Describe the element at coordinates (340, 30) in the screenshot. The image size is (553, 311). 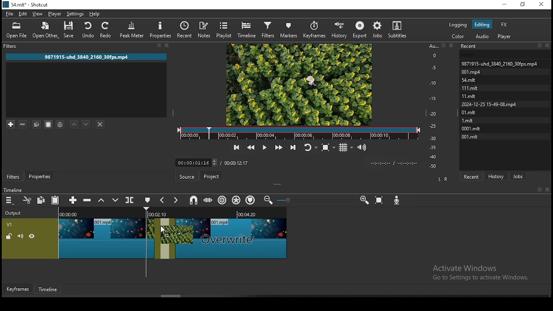
I see `history` at that location.